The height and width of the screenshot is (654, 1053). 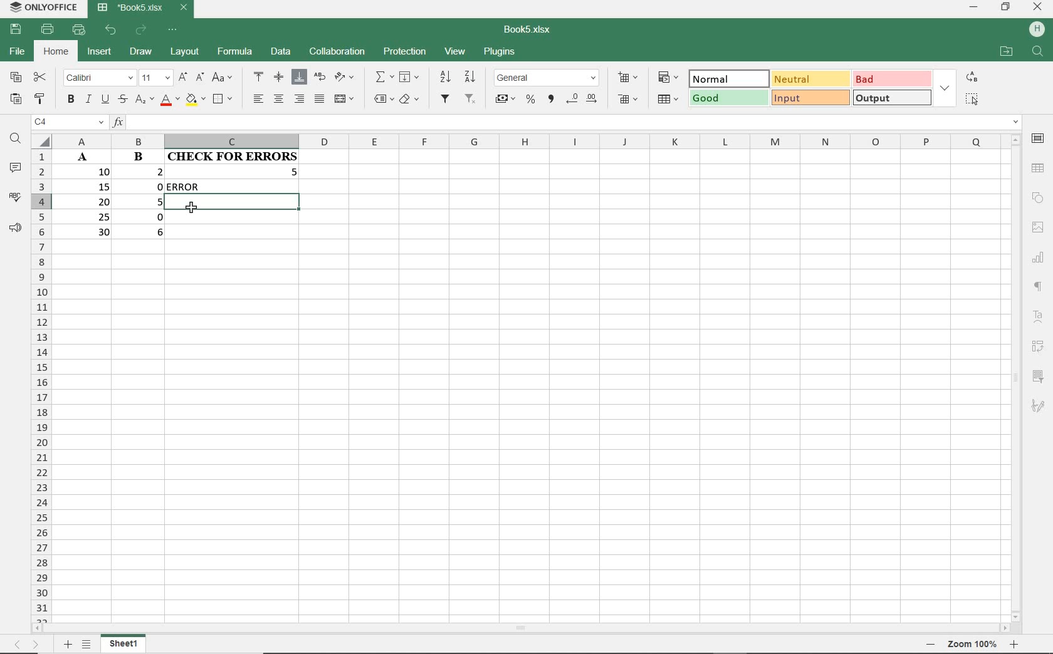 I want to click on NAMED RANGES, so click(x=381, y=98).